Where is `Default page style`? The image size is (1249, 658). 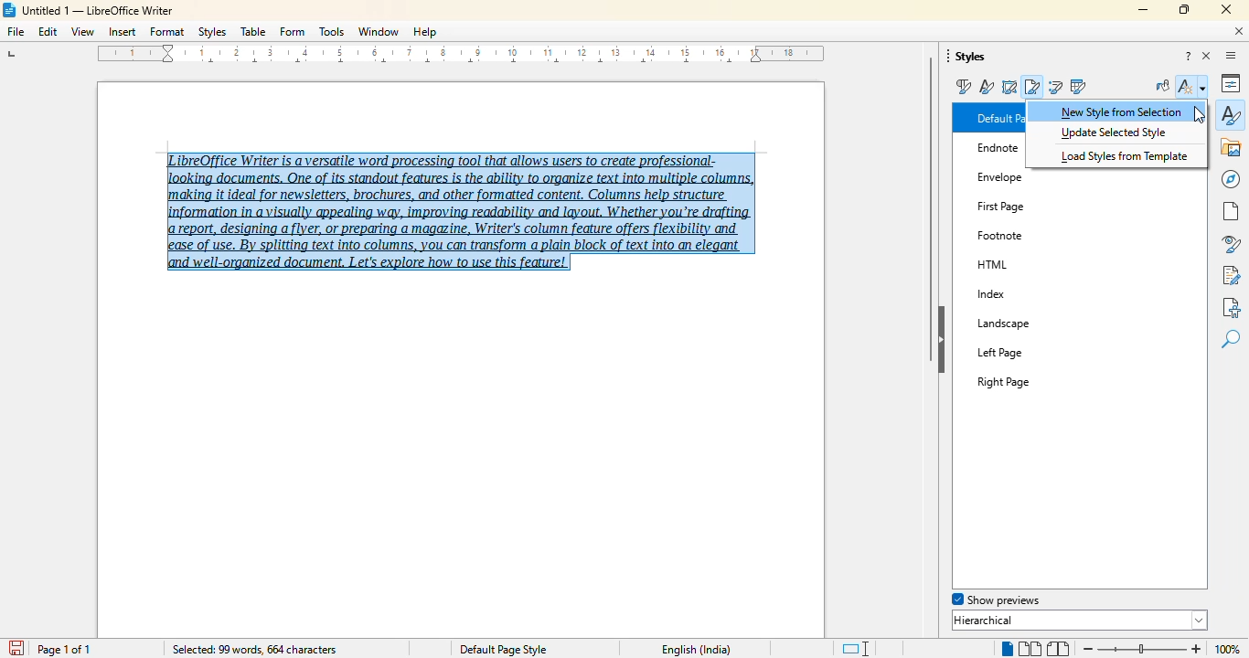
Default page style is located at coordinates (503, 649).